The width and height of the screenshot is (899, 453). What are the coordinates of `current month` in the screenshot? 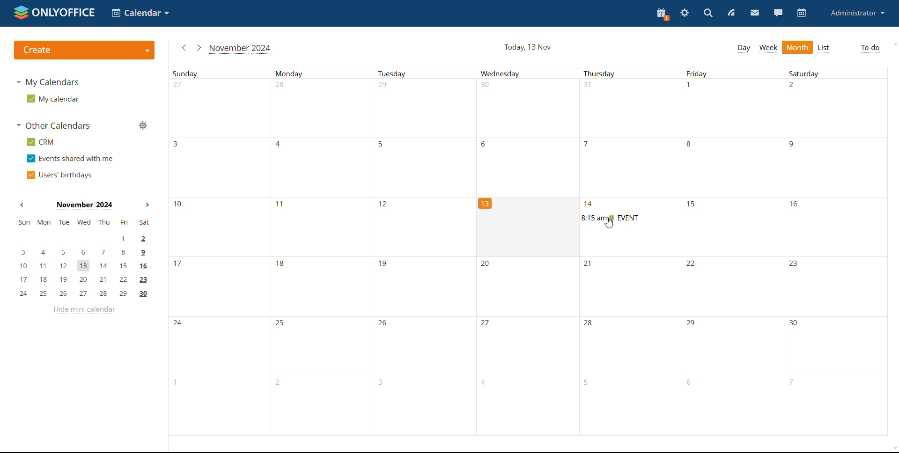 It's located at (241, 49).